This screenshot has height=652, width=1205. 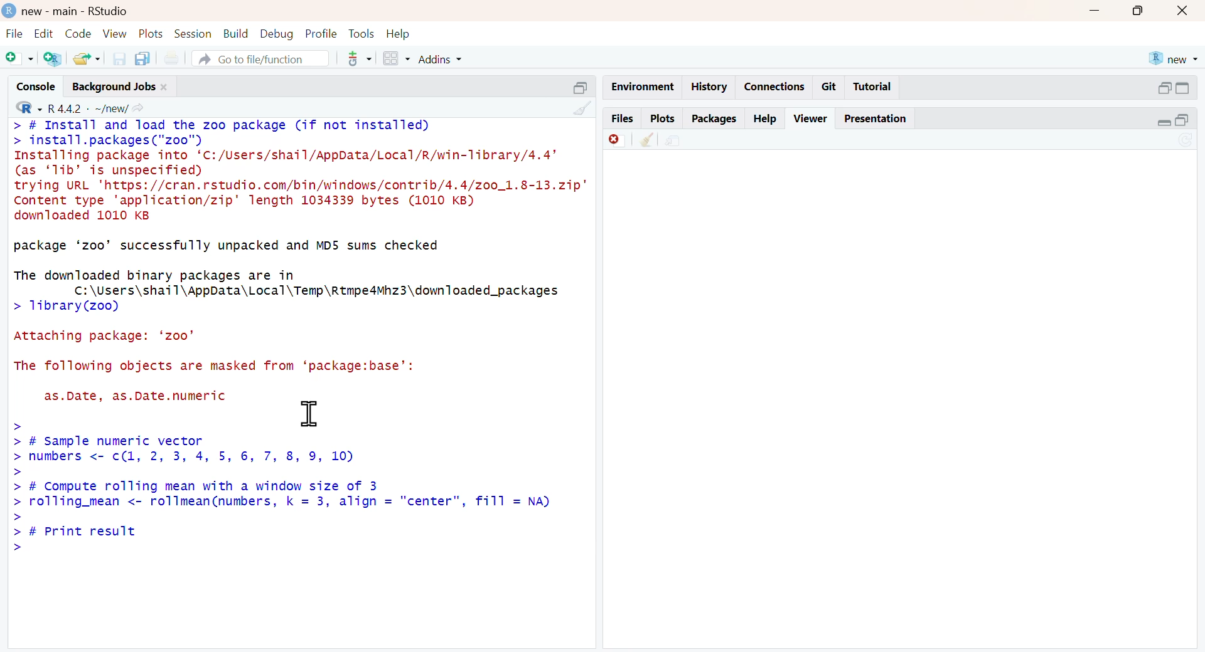 I want to click on as.Date, as.Date.numeric, so click(x=136, y=396).